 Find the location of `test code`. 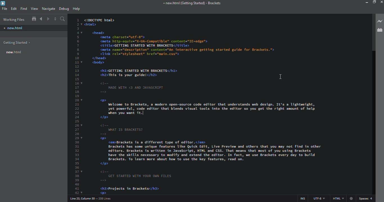

test code is located at coordinates (224, 42).